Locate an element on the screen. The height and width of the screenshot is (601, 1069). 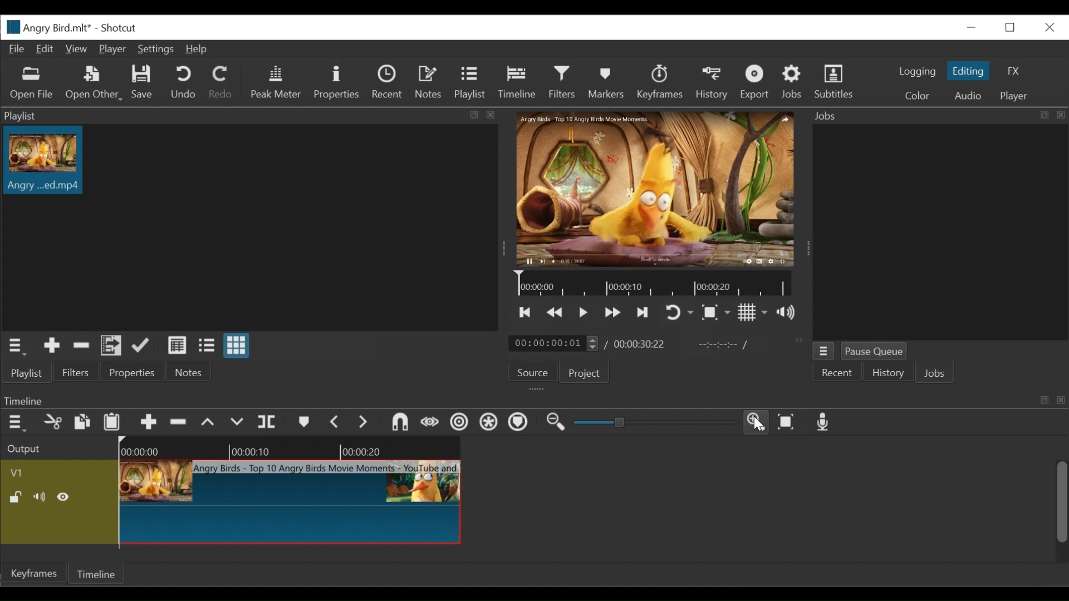
Copy is located at coordinates (81, 421).